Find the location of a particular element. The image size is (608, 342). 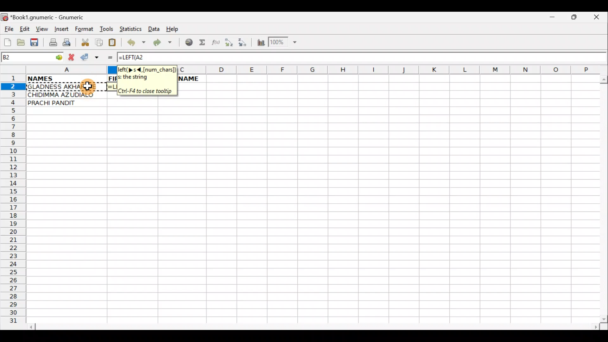

GLADNESS AKHARAYE is located at coordinates (65, 86).